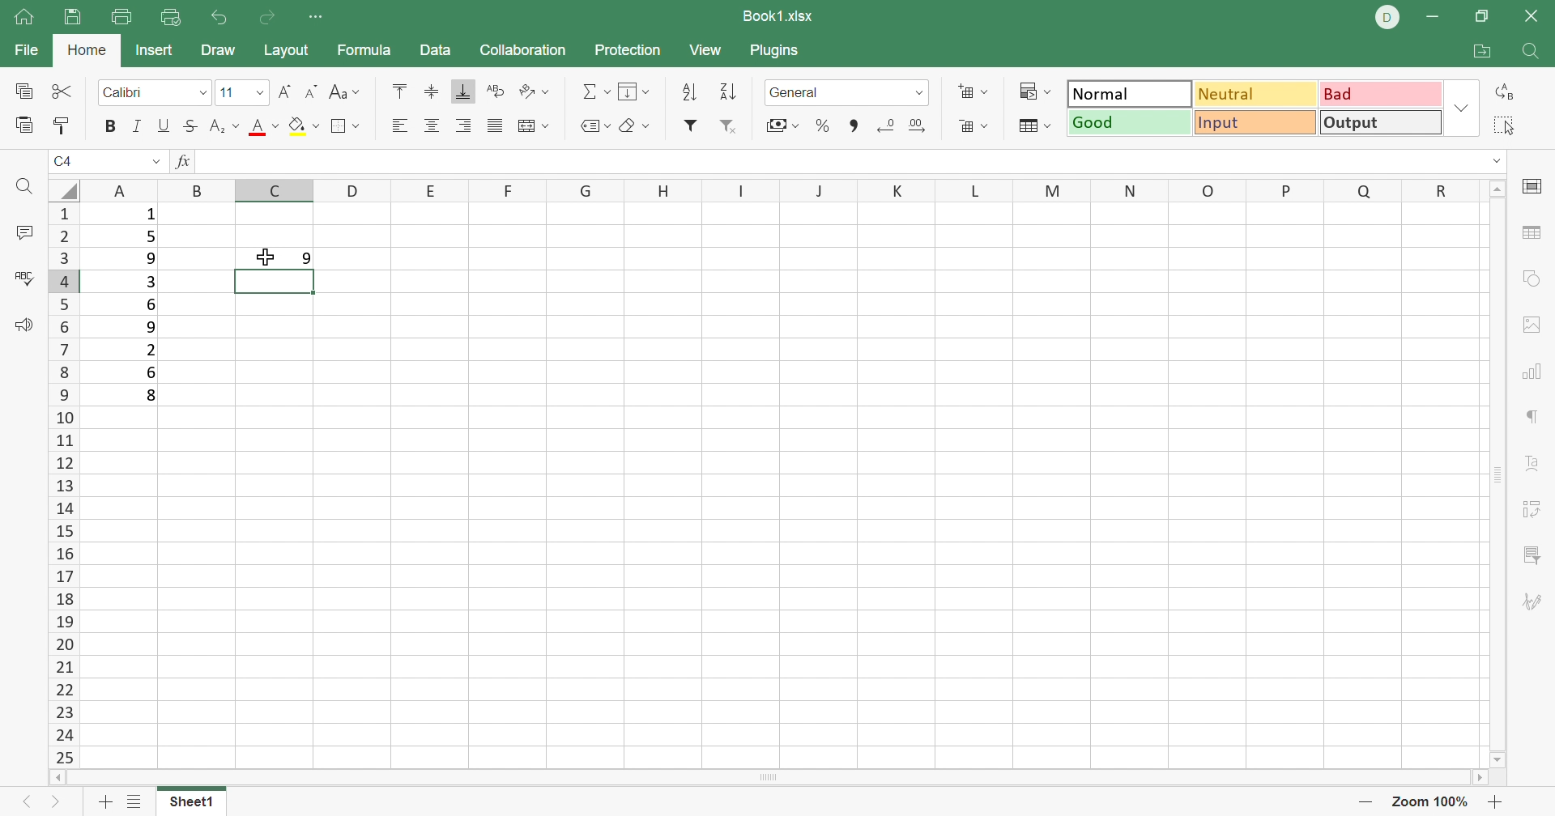  I want to click on Align bottom, so click(460, 90).